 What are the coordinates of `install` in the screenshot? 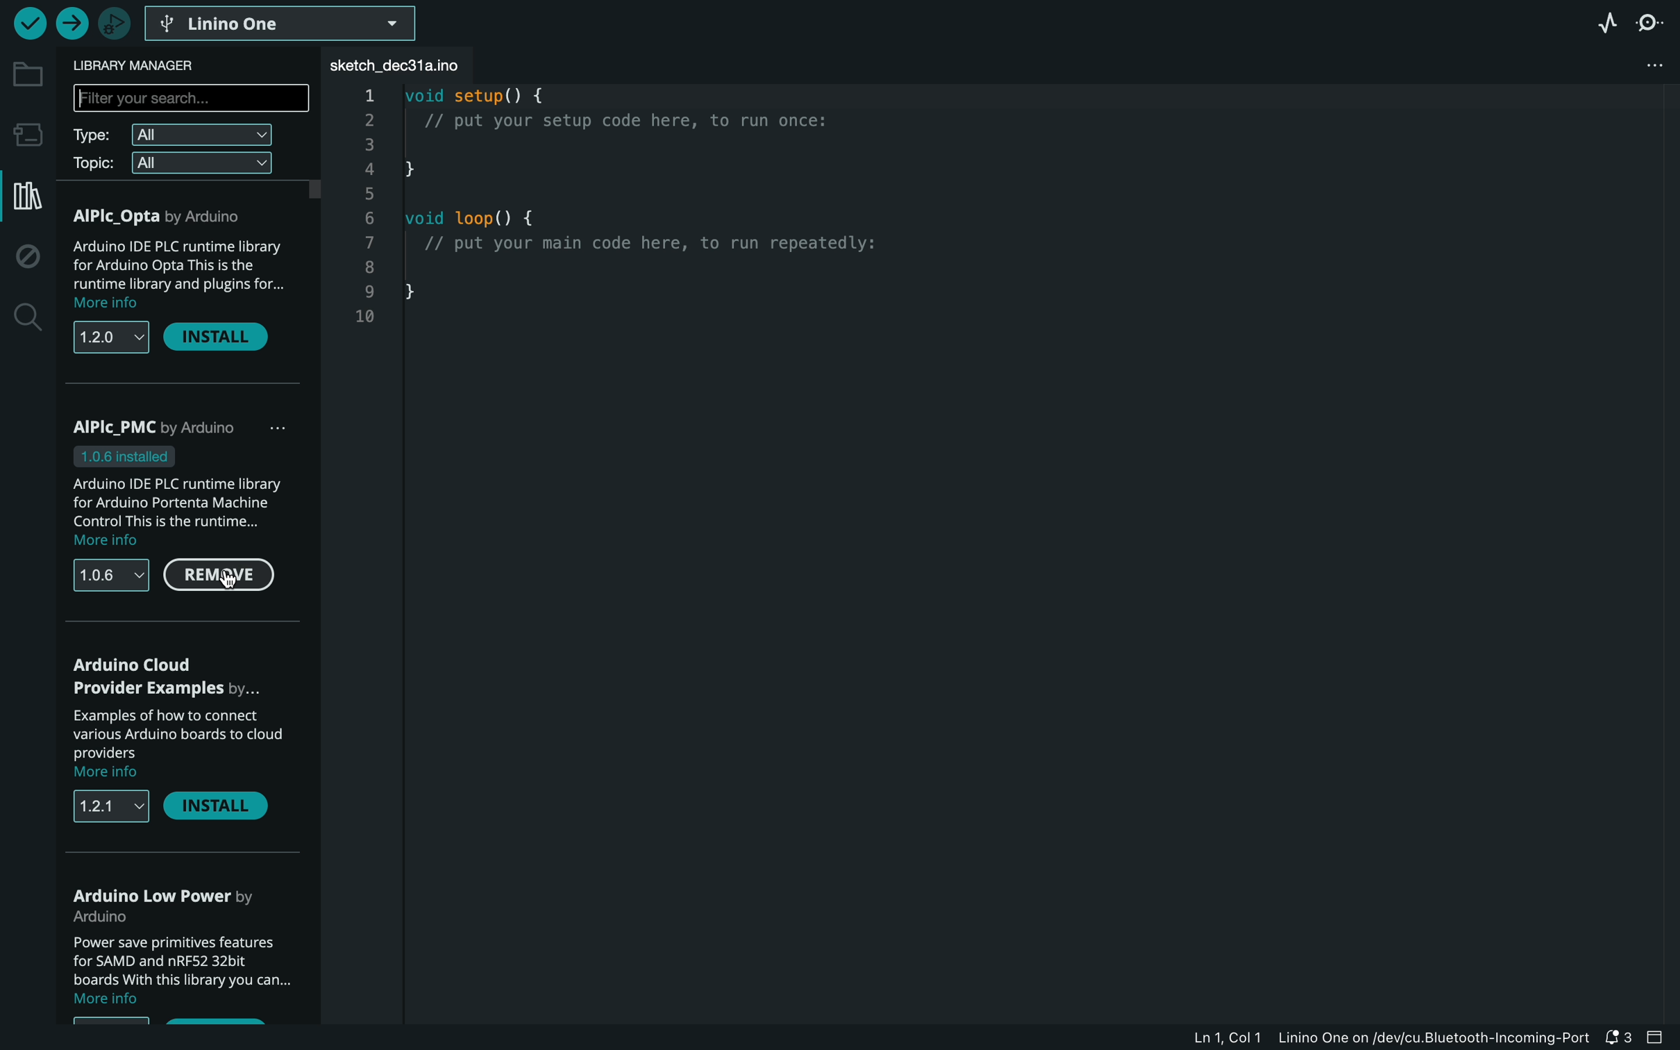 It's located at (217, 814).